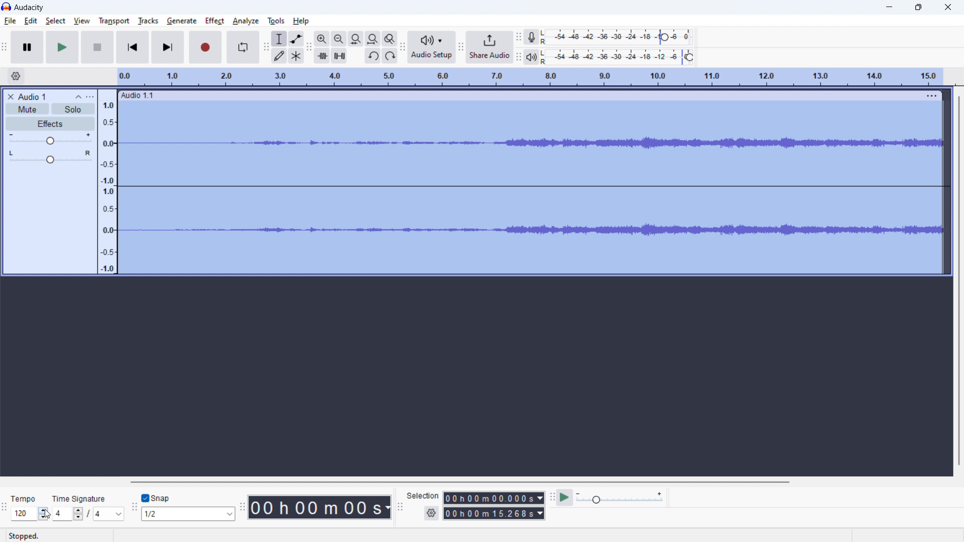  I want to click on view menu, so click(932, 95).